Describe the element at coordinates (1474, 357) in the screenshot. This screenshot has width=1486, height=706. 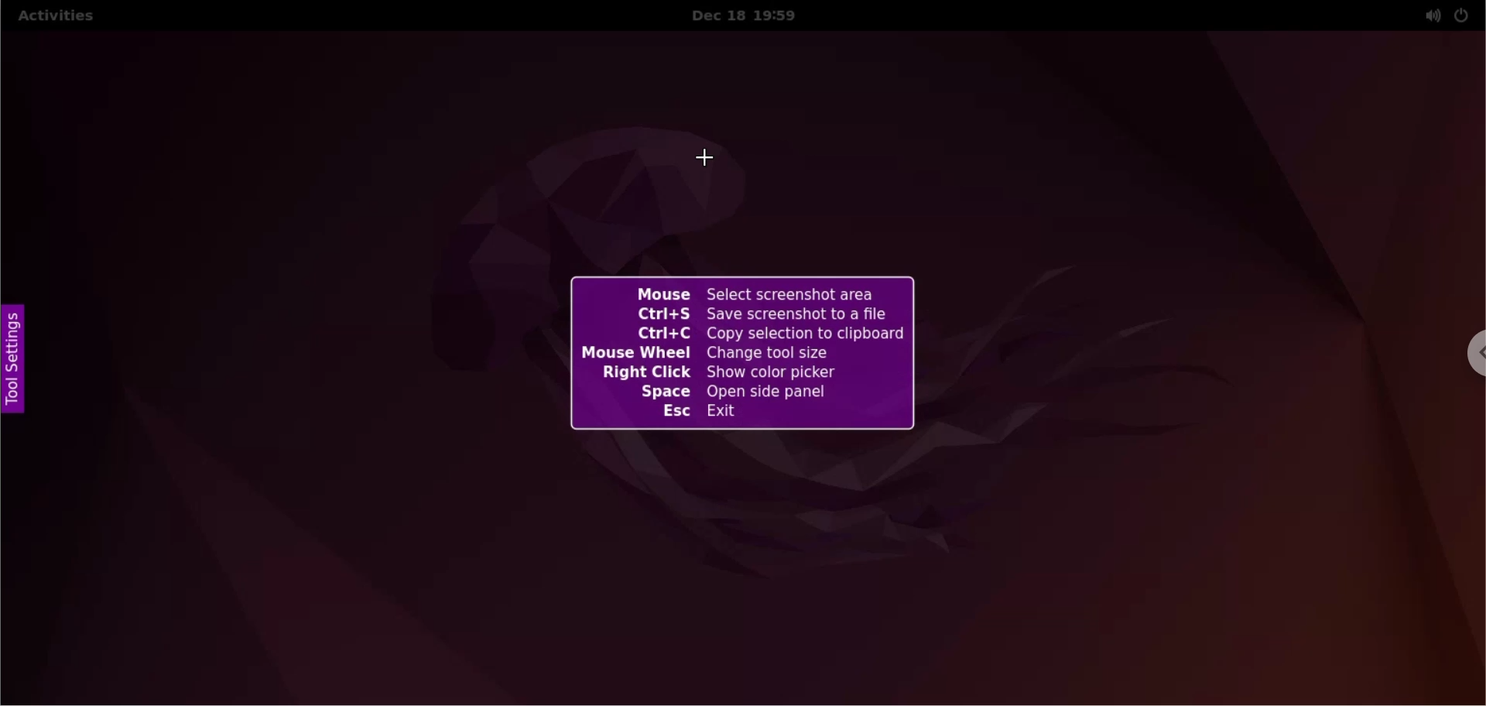
I see `chrome options` at that location.